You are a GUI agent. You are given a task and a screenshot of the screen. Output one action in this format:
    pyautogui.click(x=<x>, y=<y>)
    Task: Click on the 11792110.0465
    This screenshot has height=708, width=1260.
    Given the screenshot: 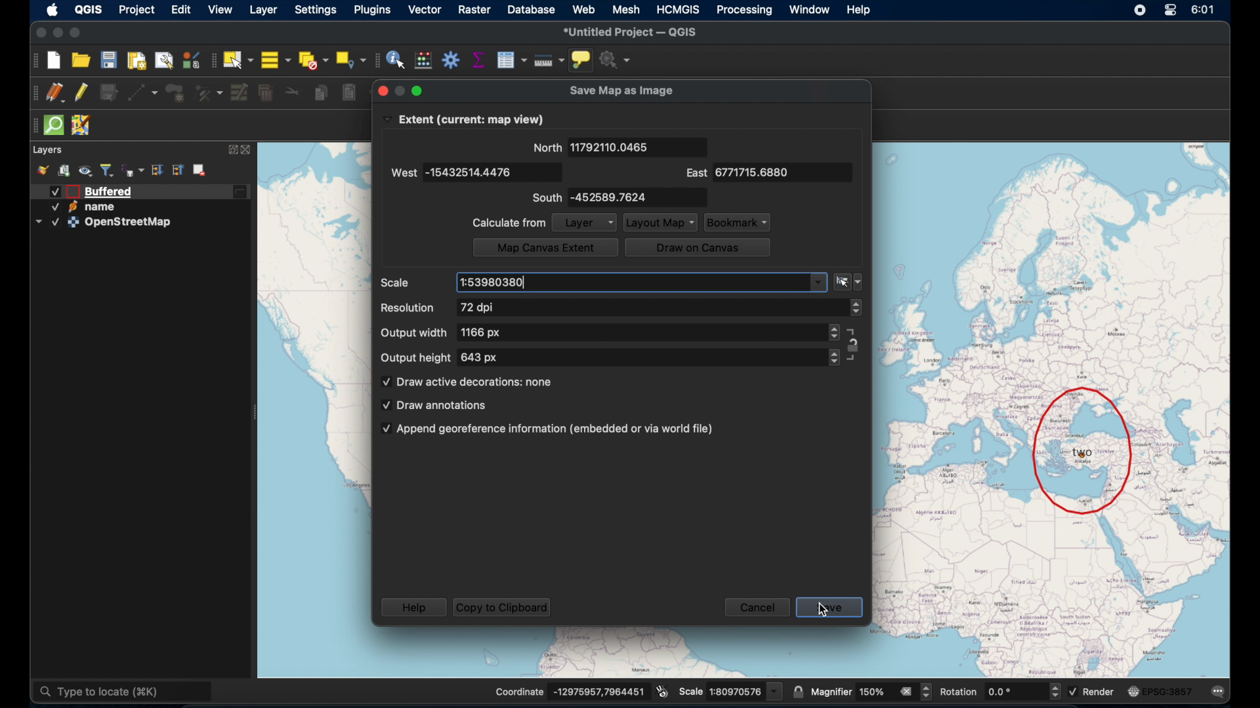 What is the action you would take?
    pyautogui.click(x=639, y=146)
    